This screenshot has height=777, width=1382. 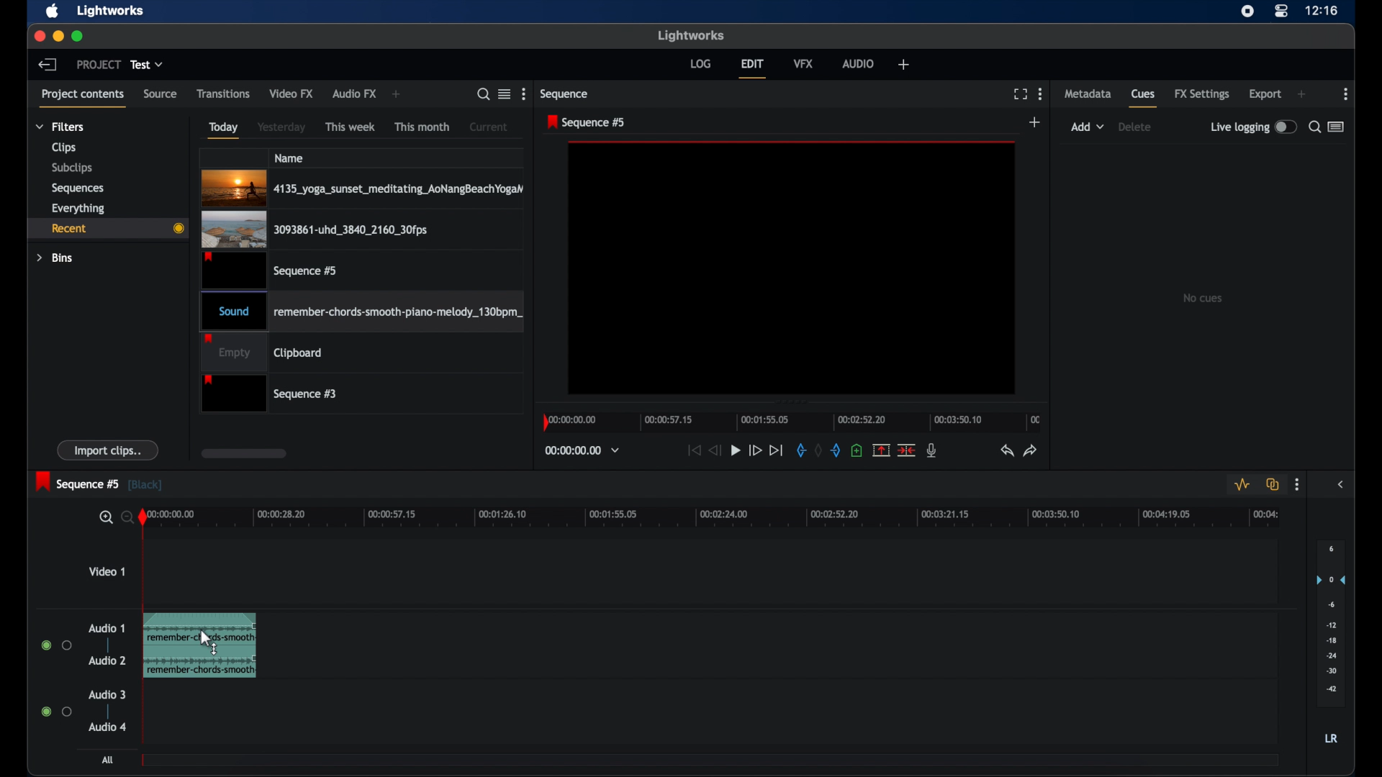 What do you see at coordinates (1202, 94) in the screenshot?
I see `fx settings` at bounding box center [1202, 94].